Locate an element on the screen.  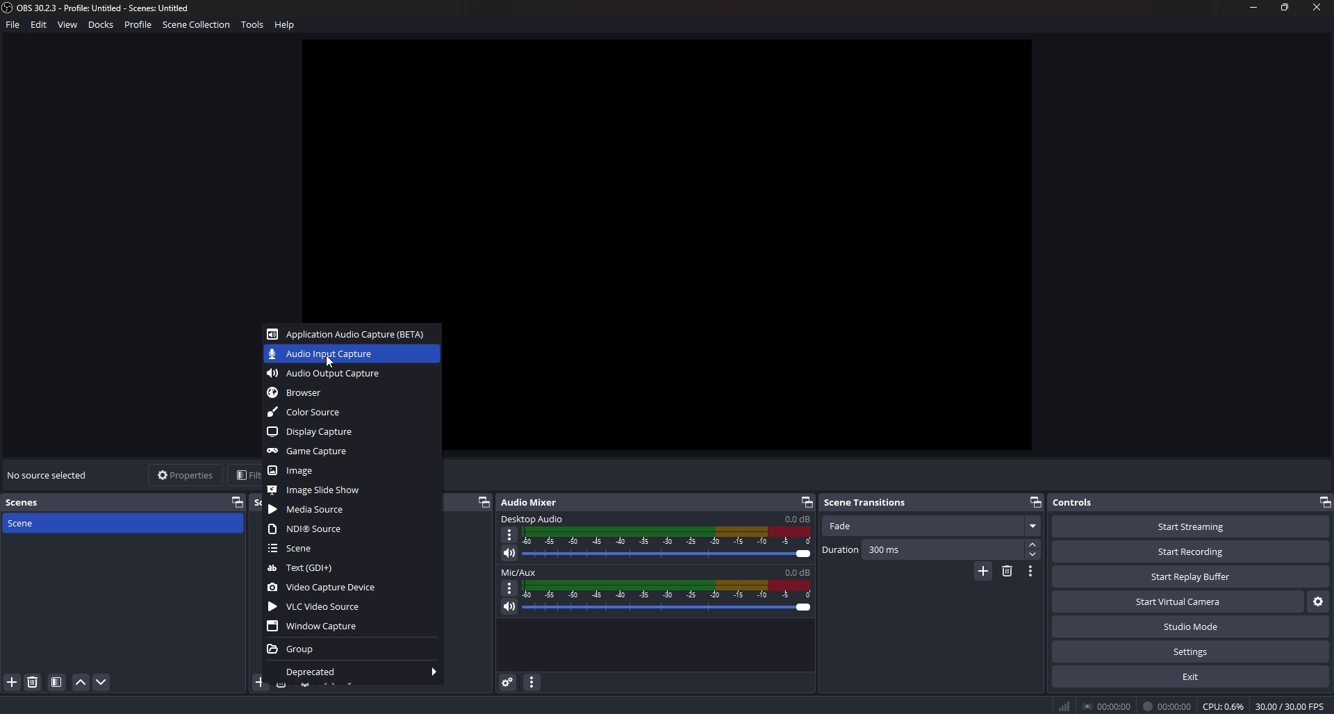
volume level is located at coordinates (797, 518).